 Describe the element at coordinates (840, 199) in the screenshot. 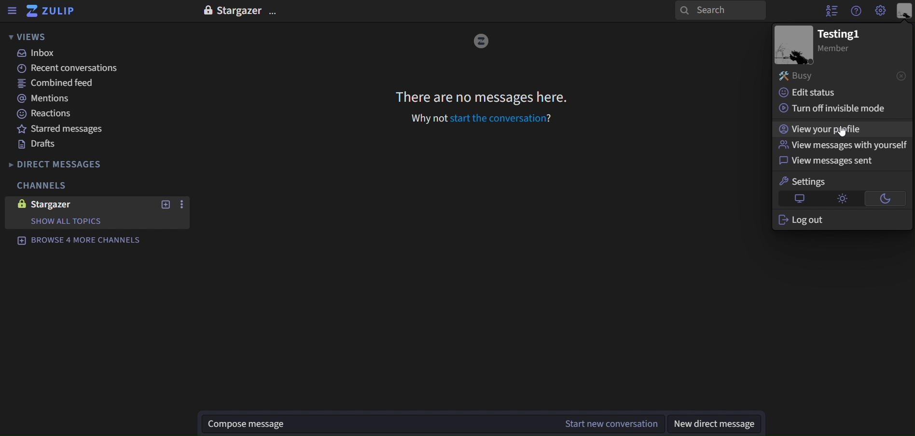

I see `light` at that location.